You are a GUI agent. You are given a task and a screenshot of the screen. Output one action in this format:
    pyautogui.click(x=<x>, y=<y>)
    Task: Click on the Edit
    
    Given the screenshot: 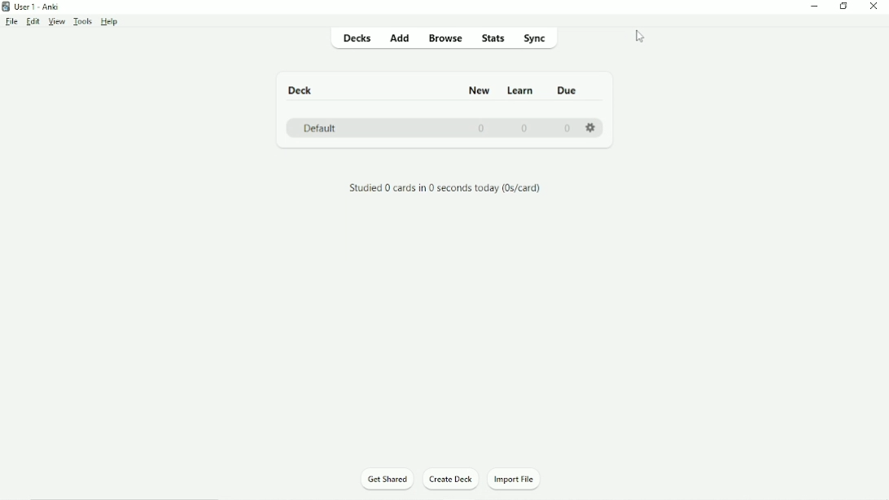 What is the action you would take?
    pyautogui.click(x=33, y=21)
    